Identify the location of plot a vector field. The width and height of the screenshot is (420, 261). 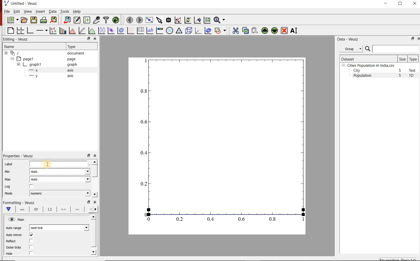
(130, 30).